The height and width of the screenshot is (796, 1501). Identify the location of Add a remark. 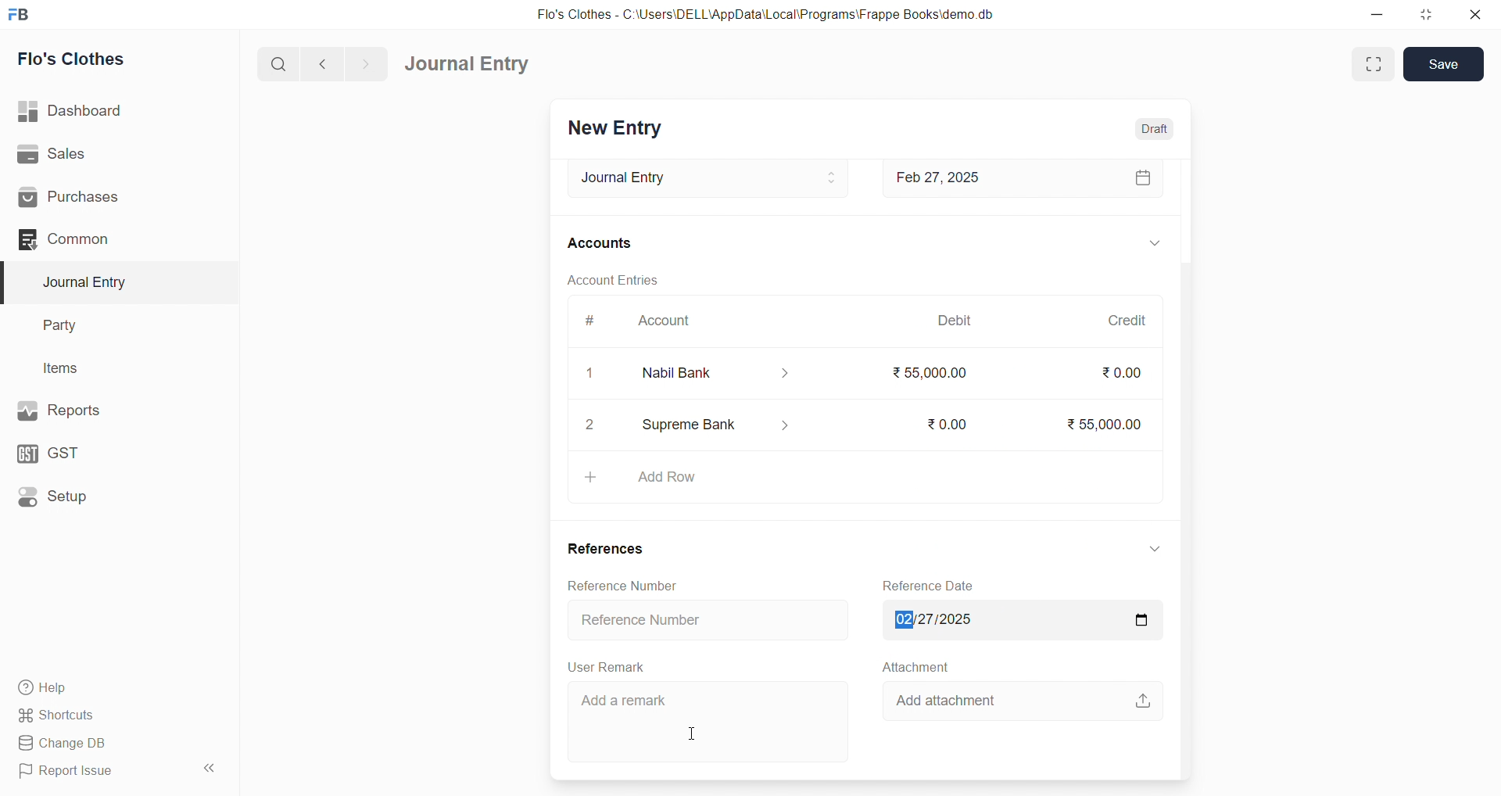
(712, 720).